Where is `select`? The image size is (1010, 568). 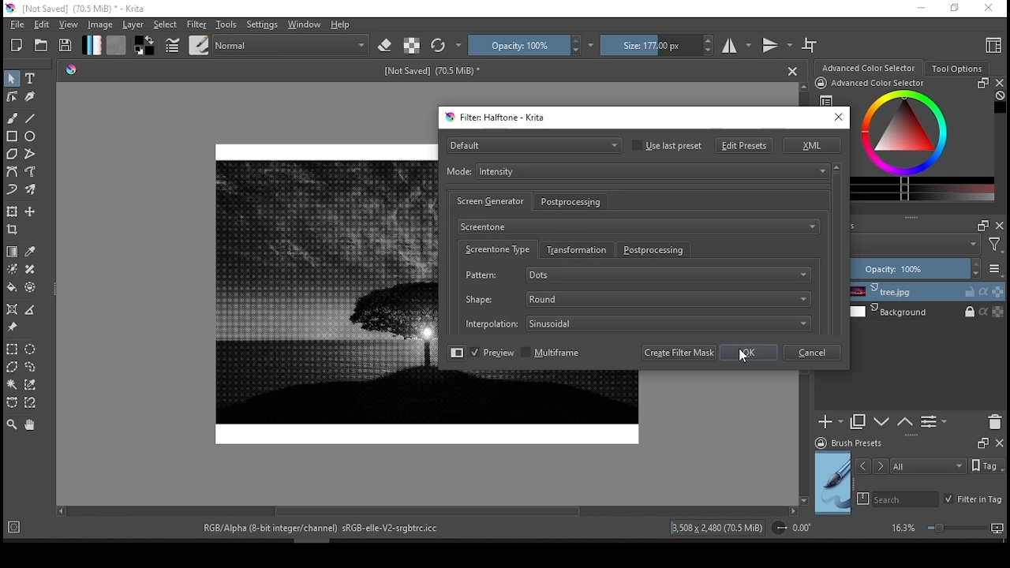 select is located at coordinates (167, 25).